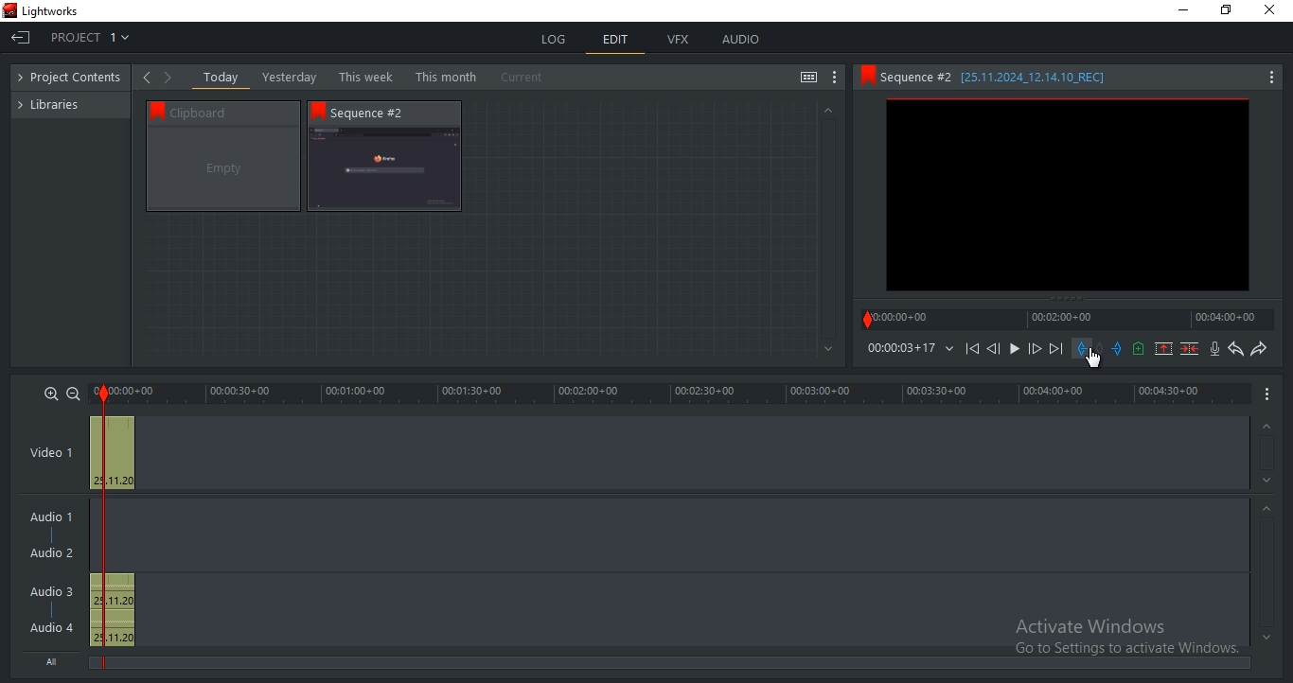 The height and width of the screenshot is (683, 1293). I want to click on Greyed out up arrow, so click(1265, 428).